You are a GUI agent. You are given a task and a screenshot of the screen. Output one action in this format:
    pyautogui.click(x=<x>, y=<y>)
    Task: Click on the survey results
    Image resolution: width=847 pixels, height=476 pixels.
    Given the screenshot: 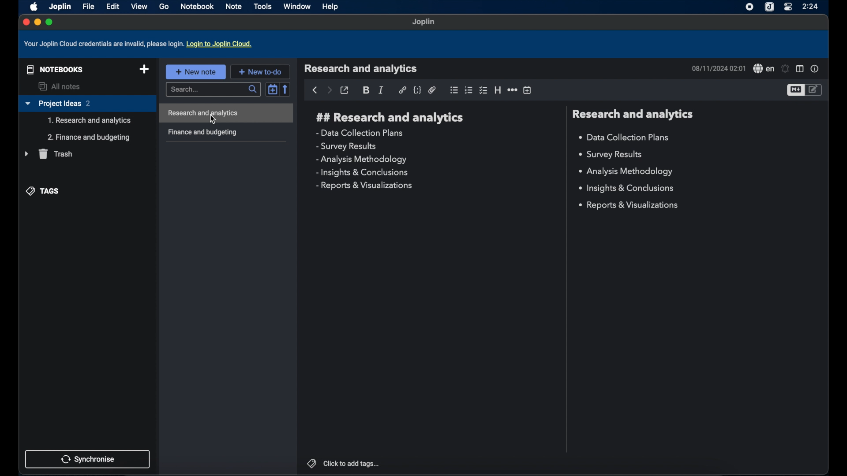 What is the action you would take?
    pyautogui.click(x=346, y=147)
    